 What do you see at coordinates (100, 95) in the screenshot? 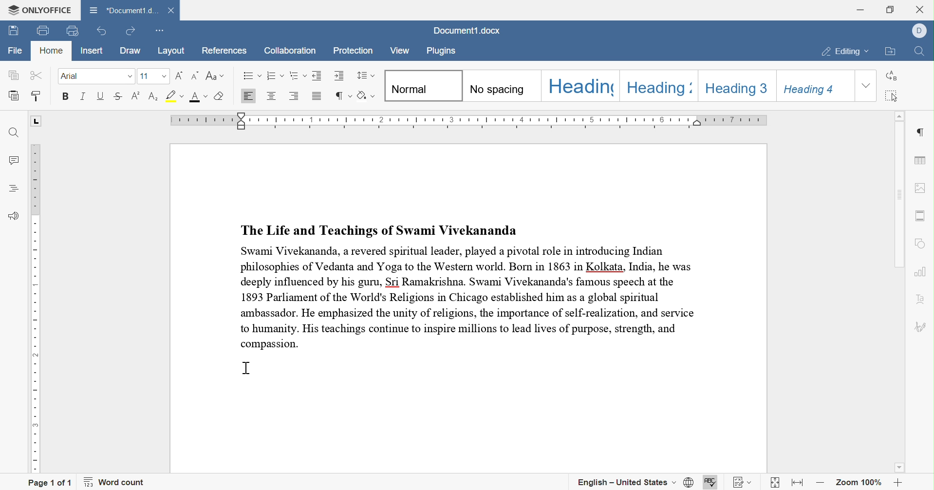
I see `underline` at bounding box center [100, 95].